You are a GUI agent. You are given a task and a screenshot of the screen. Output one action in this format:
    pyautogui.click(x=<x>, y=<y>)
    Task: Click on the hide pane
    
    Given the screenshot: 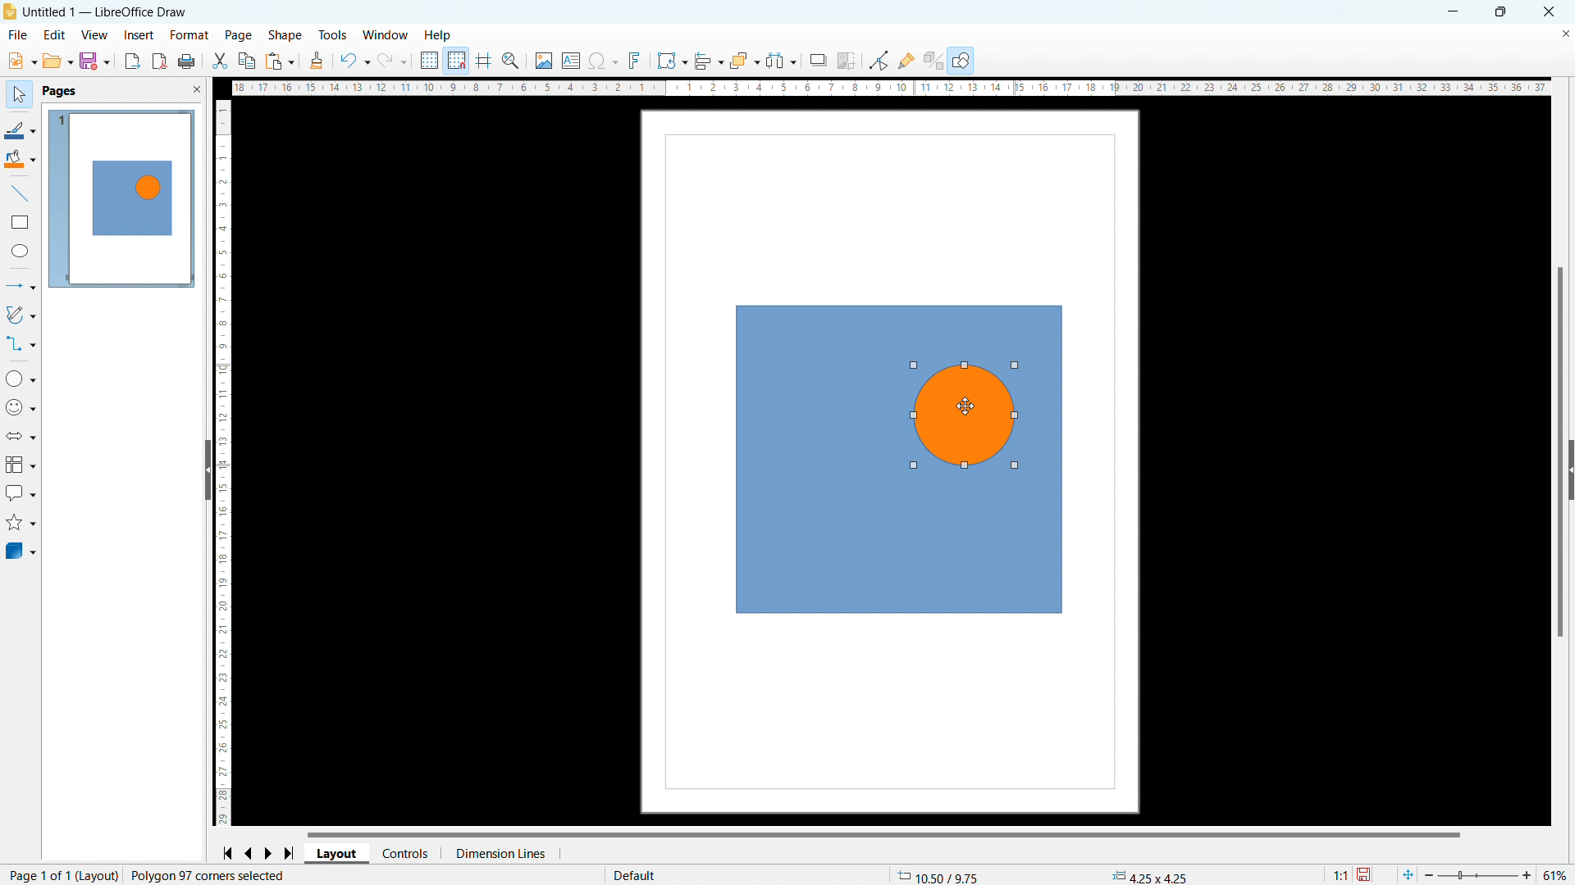 What is the action you would take?
    pyautogui.click(x=208, y=470)
    